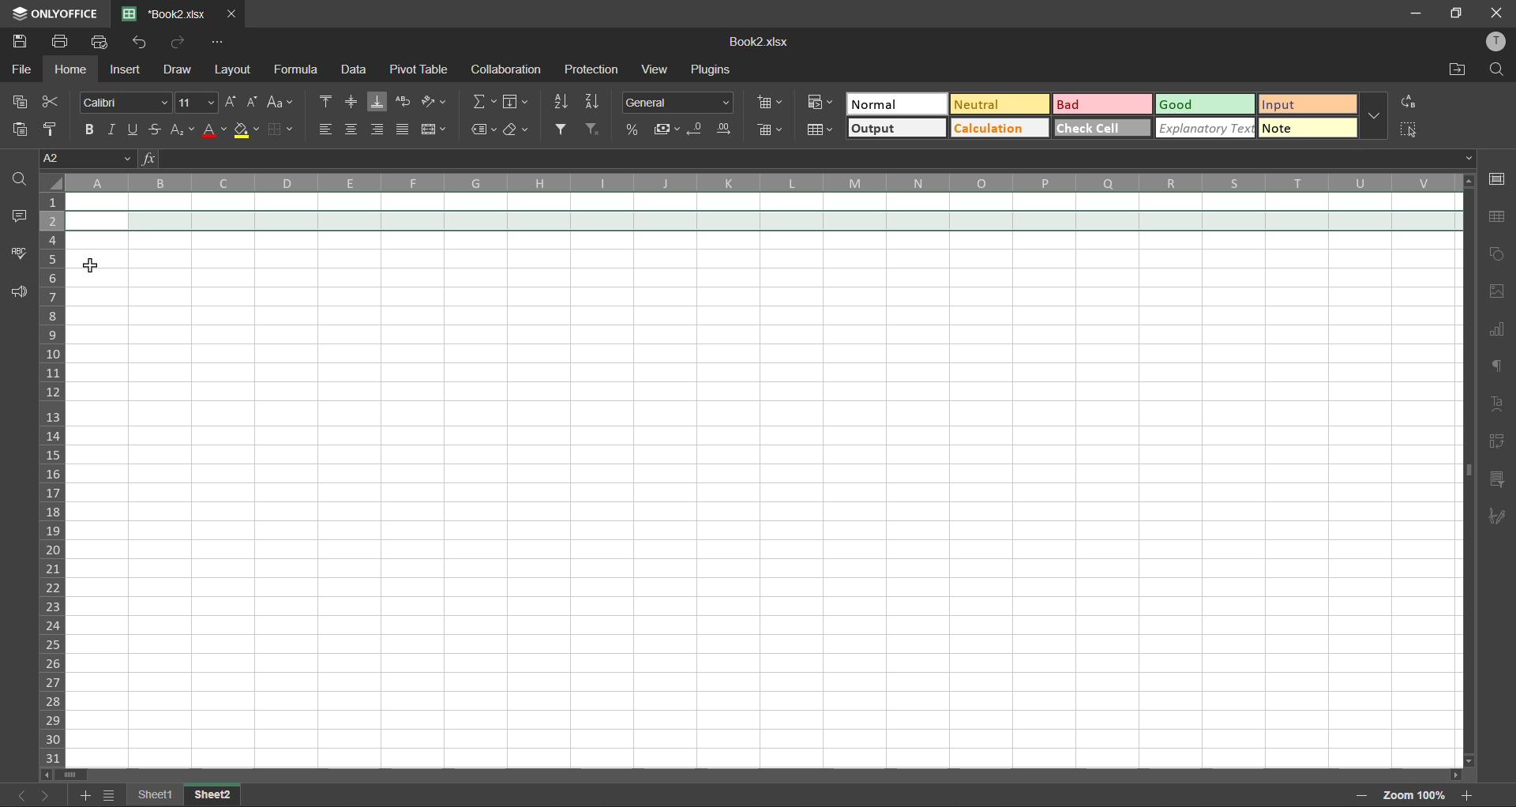  Describe the element at coordinates (159, 794) in the screenshot. I see `sheet names` at that location.